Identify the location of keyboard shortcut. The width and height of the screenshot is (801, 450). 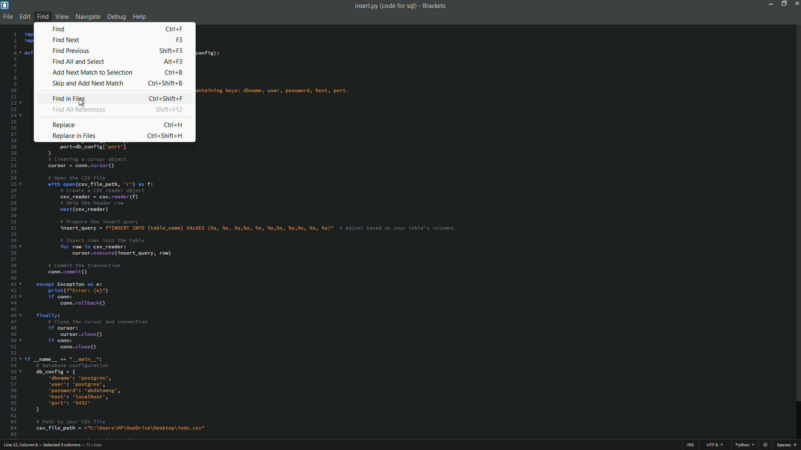
(169, 110).